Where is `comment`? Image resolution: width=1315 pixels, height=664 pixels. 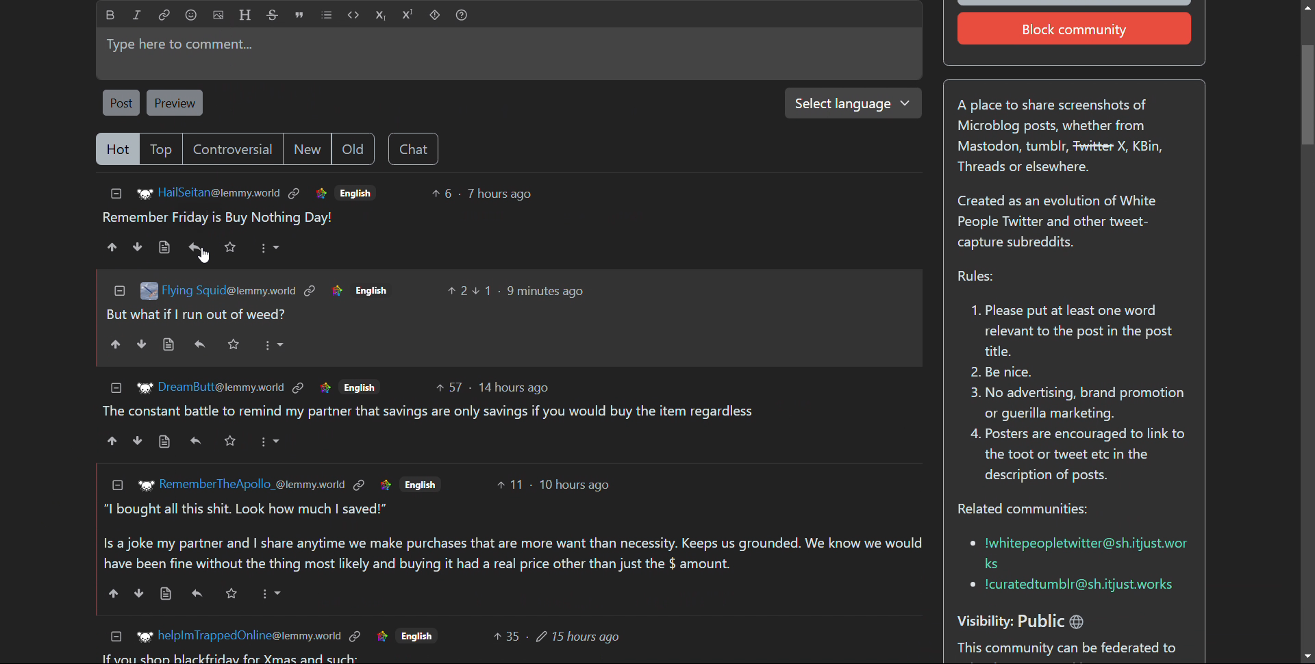 comment is located at coordinates (218, 218).